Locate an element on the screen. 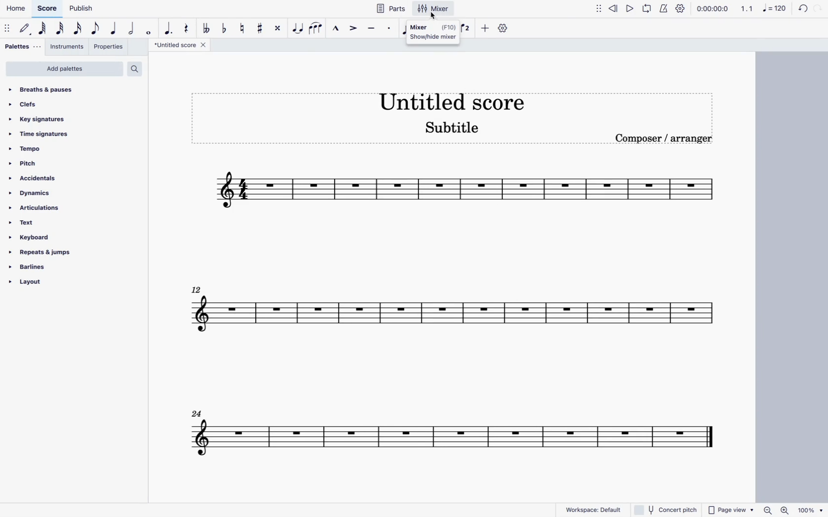 This screenshot has width=828, height=517. cursor is located at coordinates (435, 18).